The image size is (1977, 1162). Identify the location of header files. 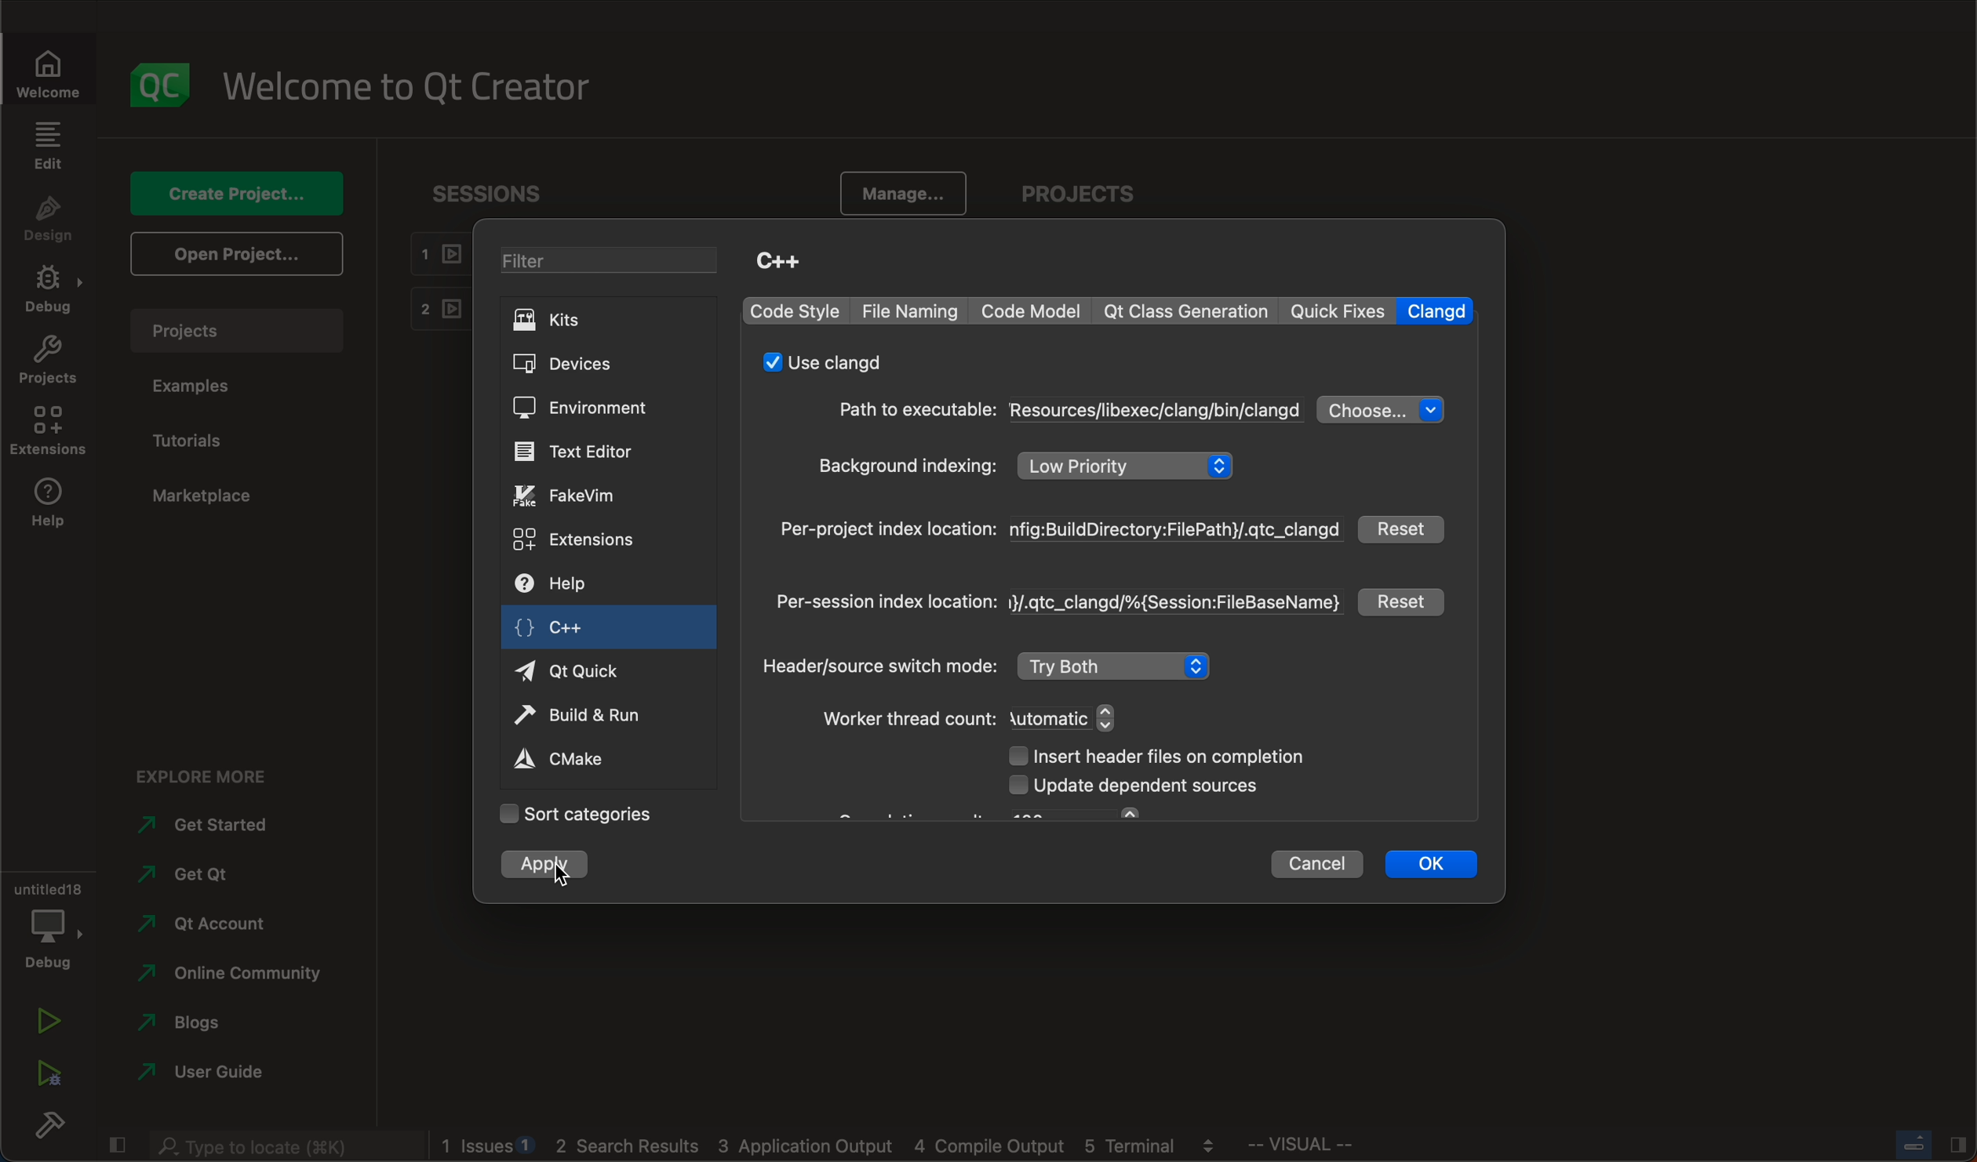
(1185, 759).